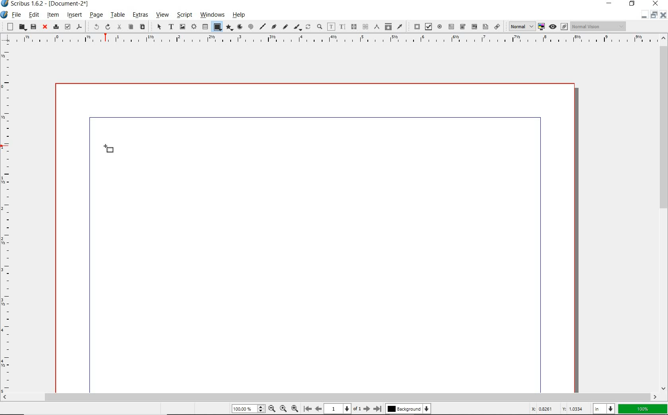 This screenshot has height=415, width=668. What do you see at coordinates (118, 15) in the screenshot?
I see `table` at bounding box center [118, 15].